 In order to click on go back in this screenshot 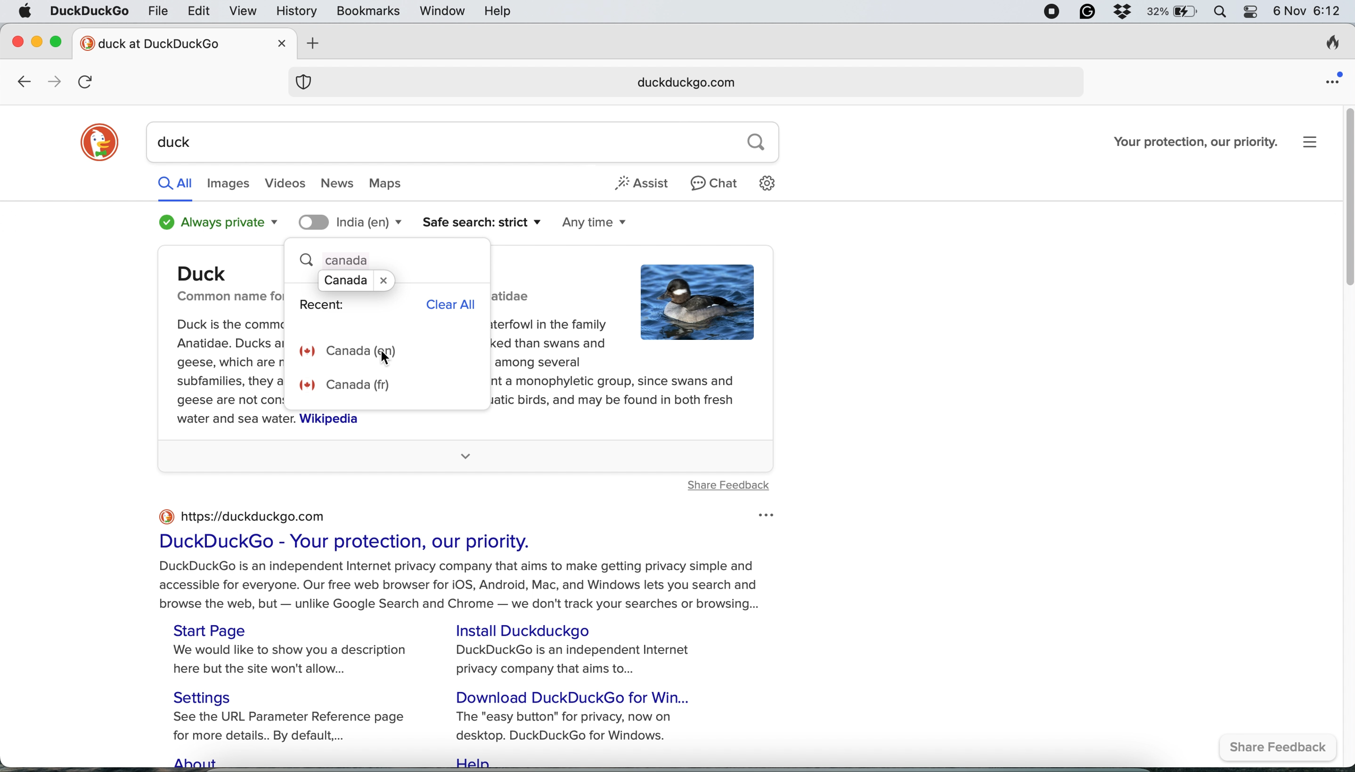, I will do `click(23, 83)`.